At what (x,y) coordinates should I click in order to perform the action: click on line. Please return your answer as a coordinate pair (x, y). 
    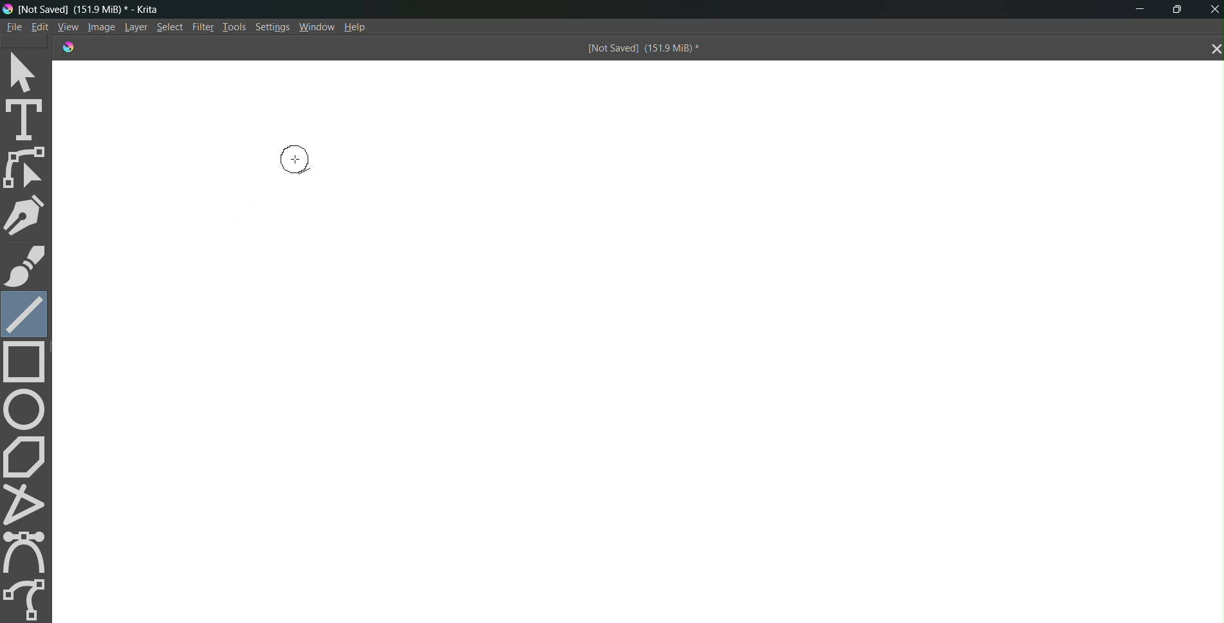
    Looking at the image, I should click on (24, 312).